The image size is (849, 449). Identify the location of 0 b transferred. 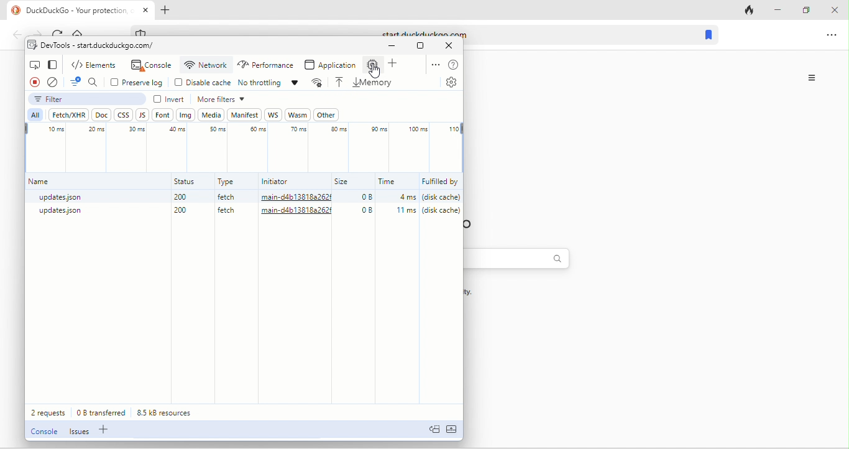
(102, 412).